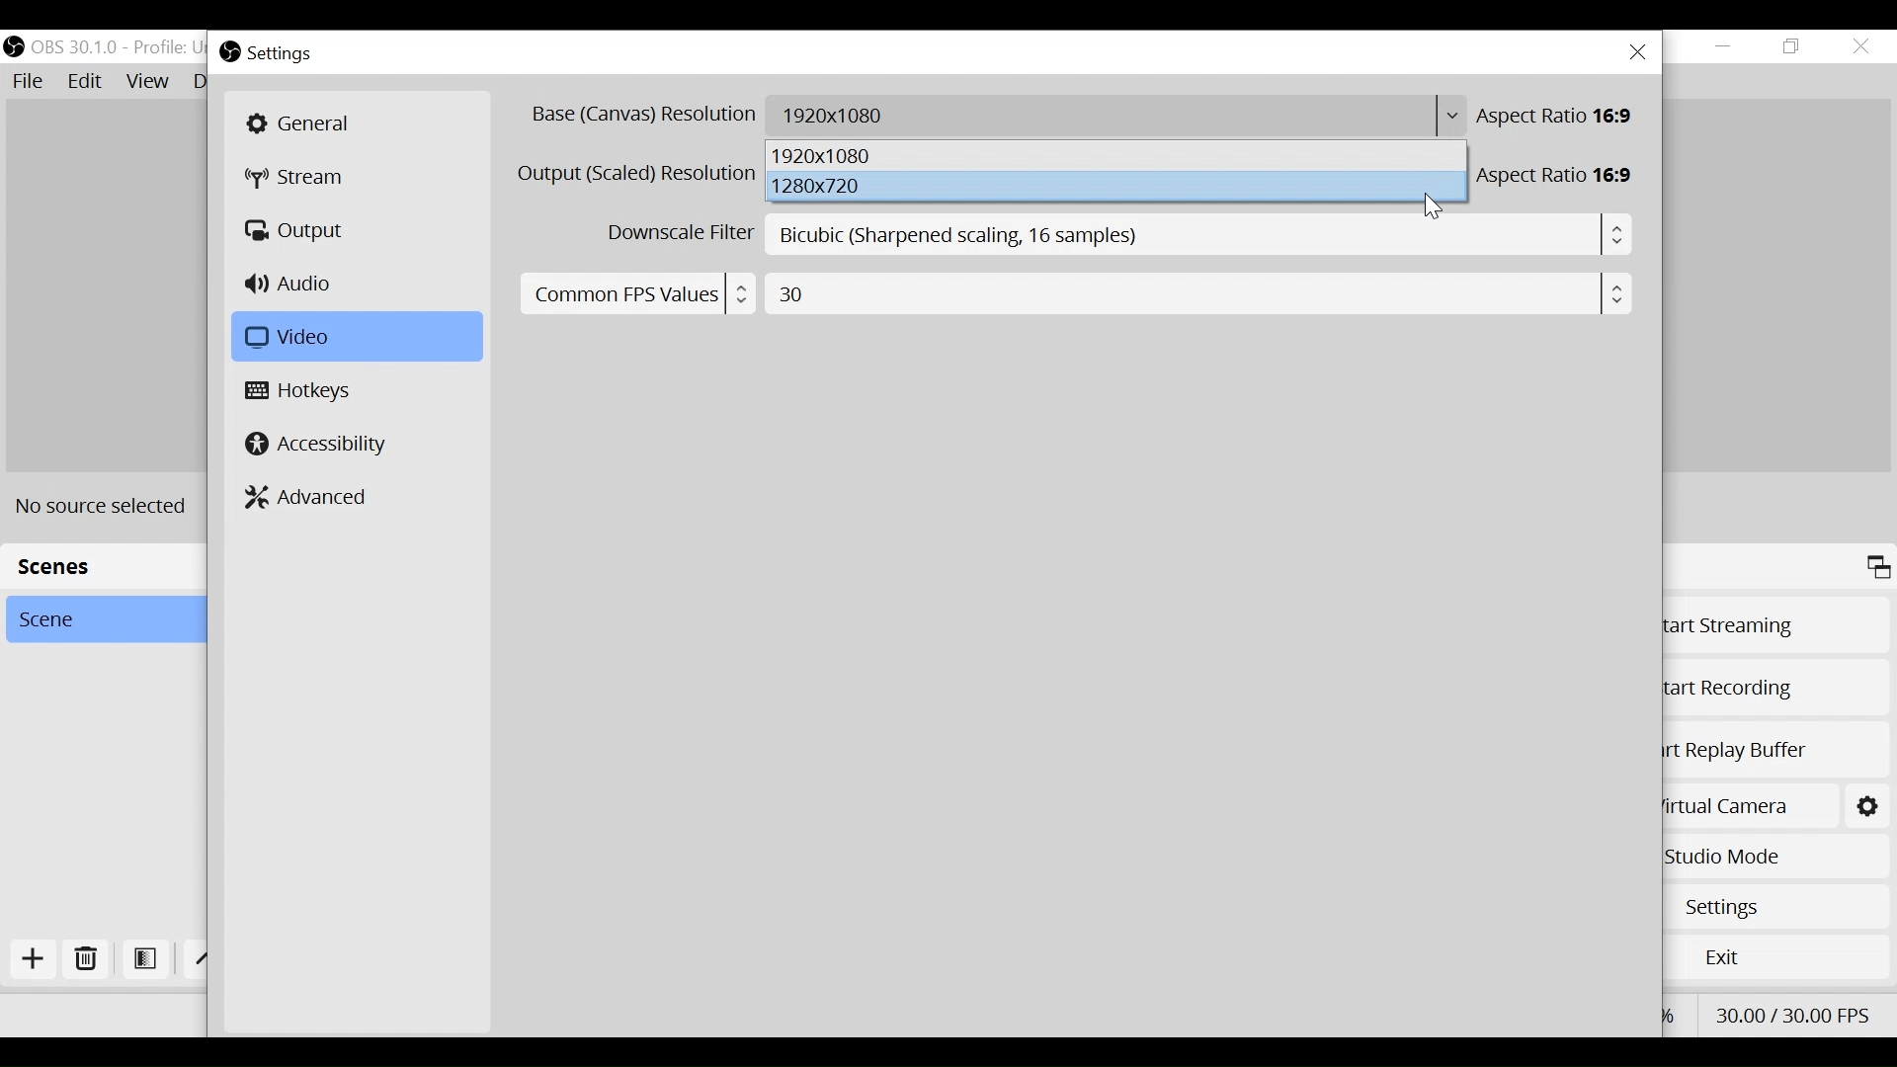 This screenshot has height=1067, width=1897. Describe the element at coordinates (39, 963) in the screenshot. I see `Add Scene` at that location.